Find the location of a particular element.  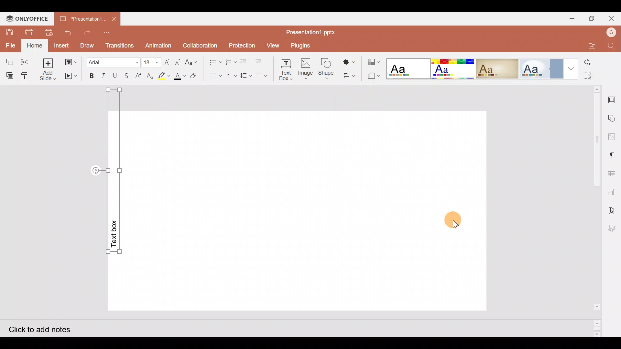

Insert Shape is located at coordinates (326, 69).